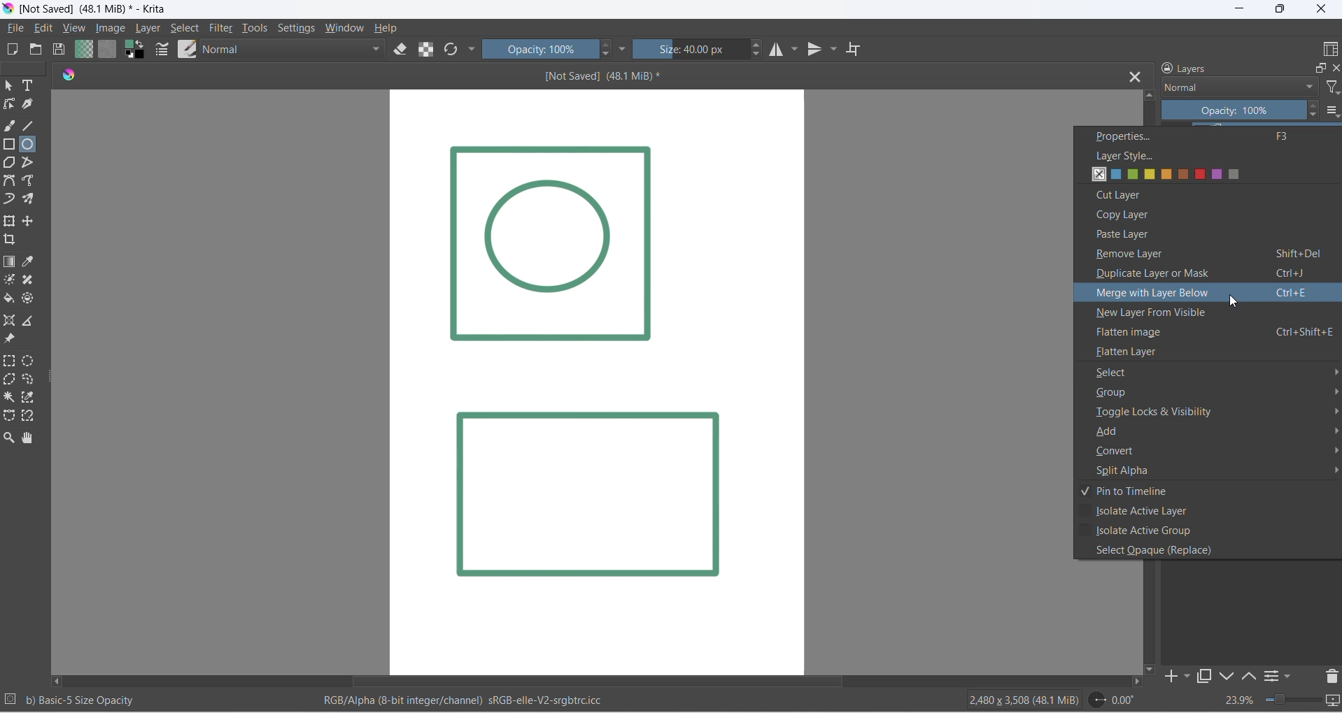  I want to click on options, so click(1269, 675).